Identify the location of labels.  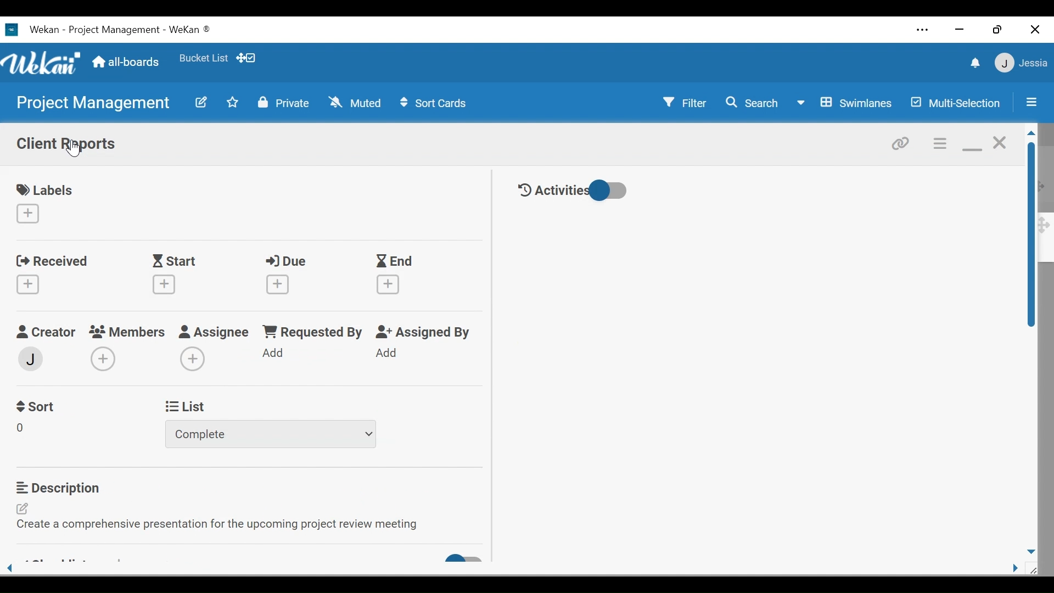
(45, 188).